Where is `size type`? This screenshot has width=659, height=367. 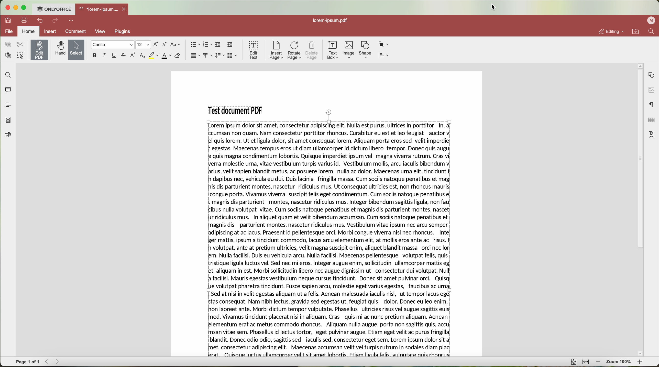 size type is located at coordinates (143, 45).